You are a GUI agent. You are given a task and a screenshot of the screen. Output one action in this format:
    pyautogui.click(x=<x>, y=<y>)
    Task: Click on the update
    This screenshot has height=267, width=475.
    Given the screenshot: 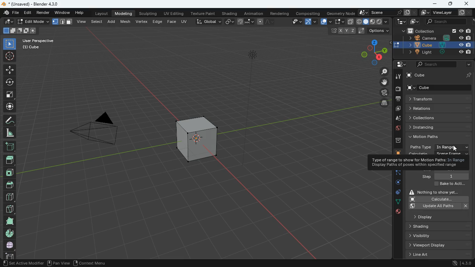 What is the action you would take?
    pyautogui.click(x=440, y=206)
    